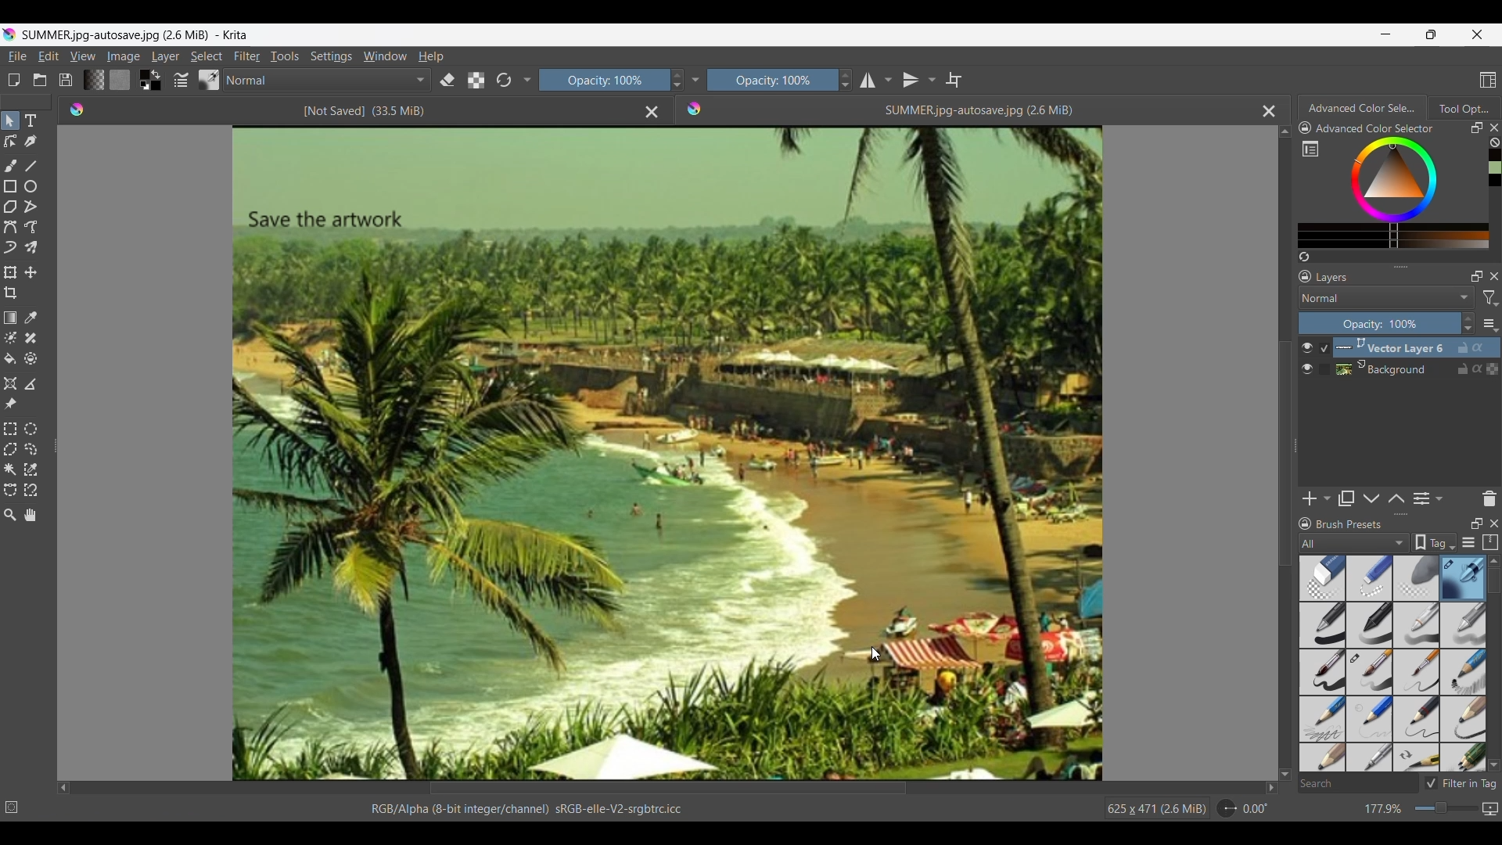  Describe the element at coordinates (181, 79) in the screenshot. I see `Edit brush settings` at that location.